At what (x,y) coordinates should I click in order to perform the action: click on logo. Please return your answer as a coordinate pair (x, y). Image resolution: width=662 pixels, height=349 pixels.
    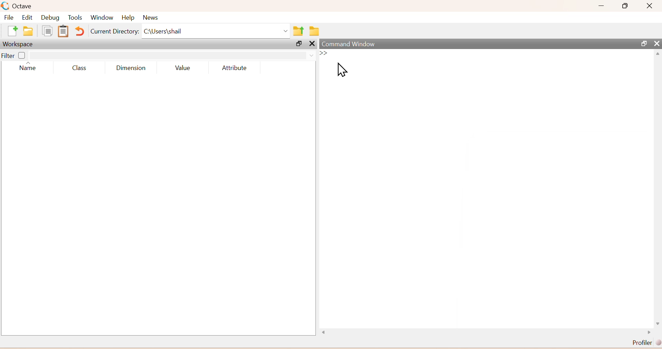
    Looking at the image, I should click on (6, 6).